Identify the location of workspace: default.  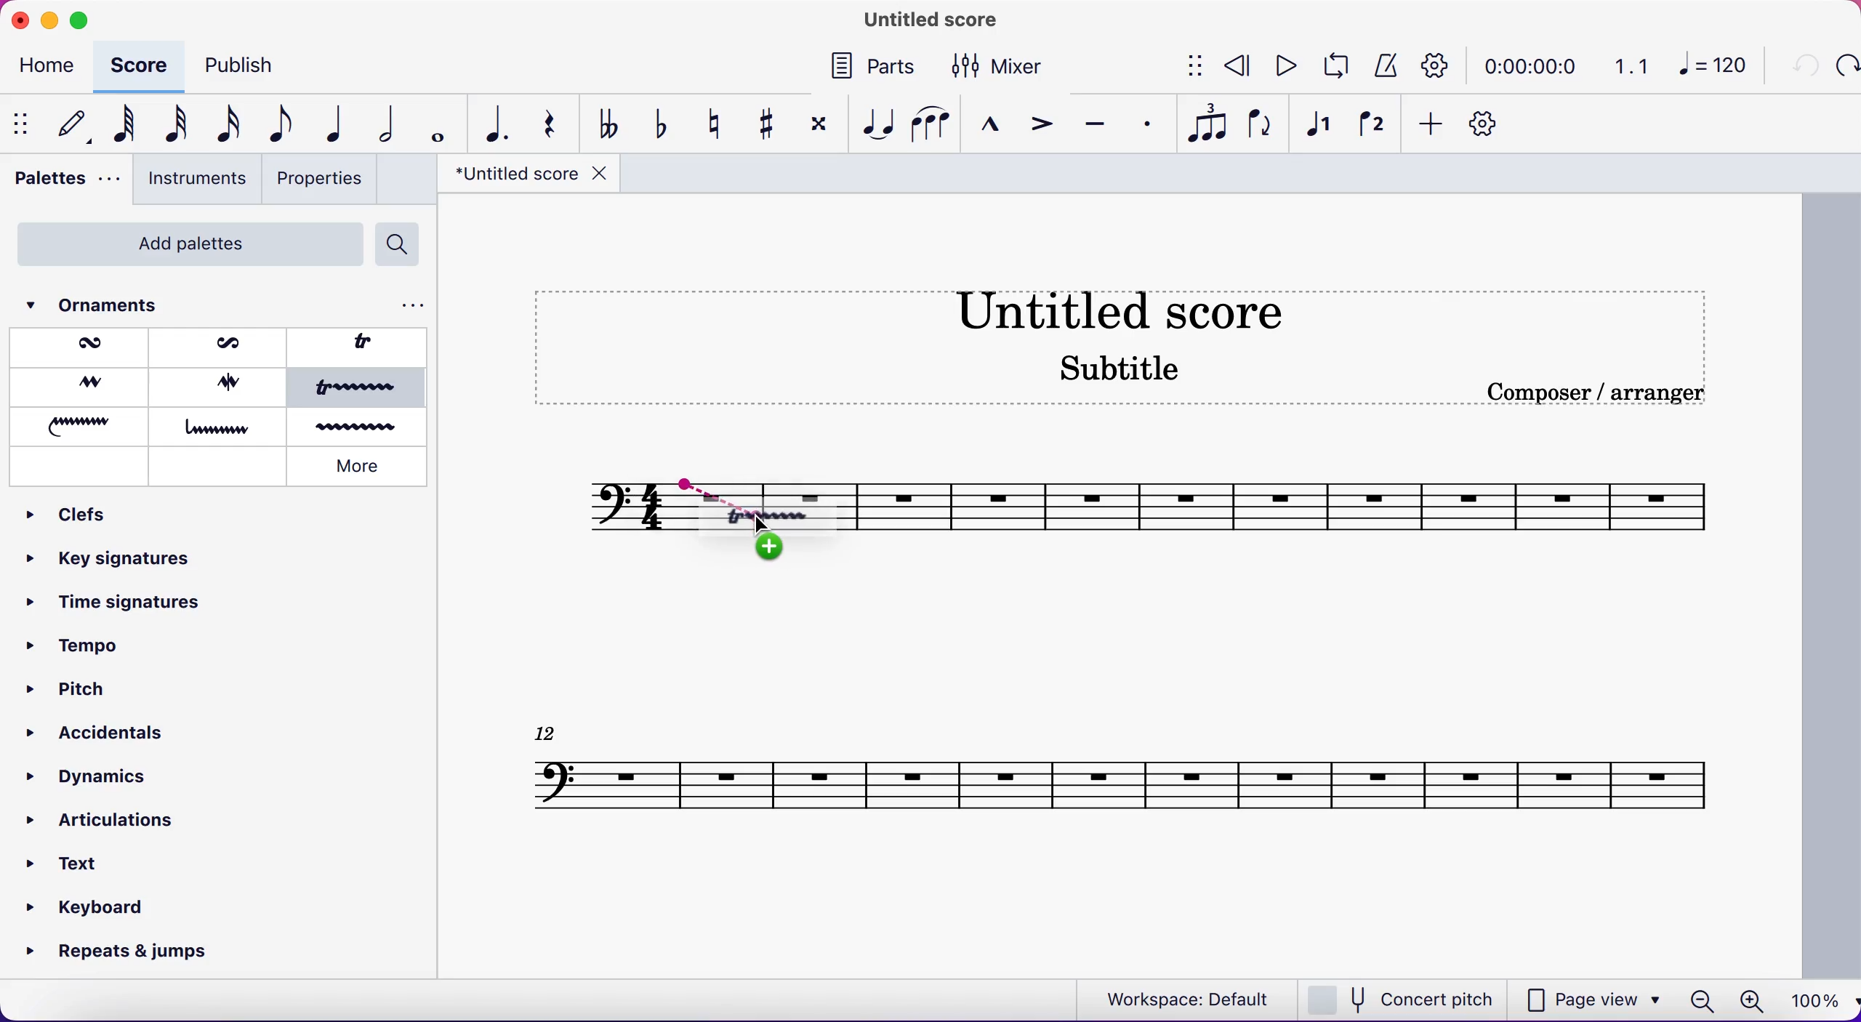
(1182, 998).